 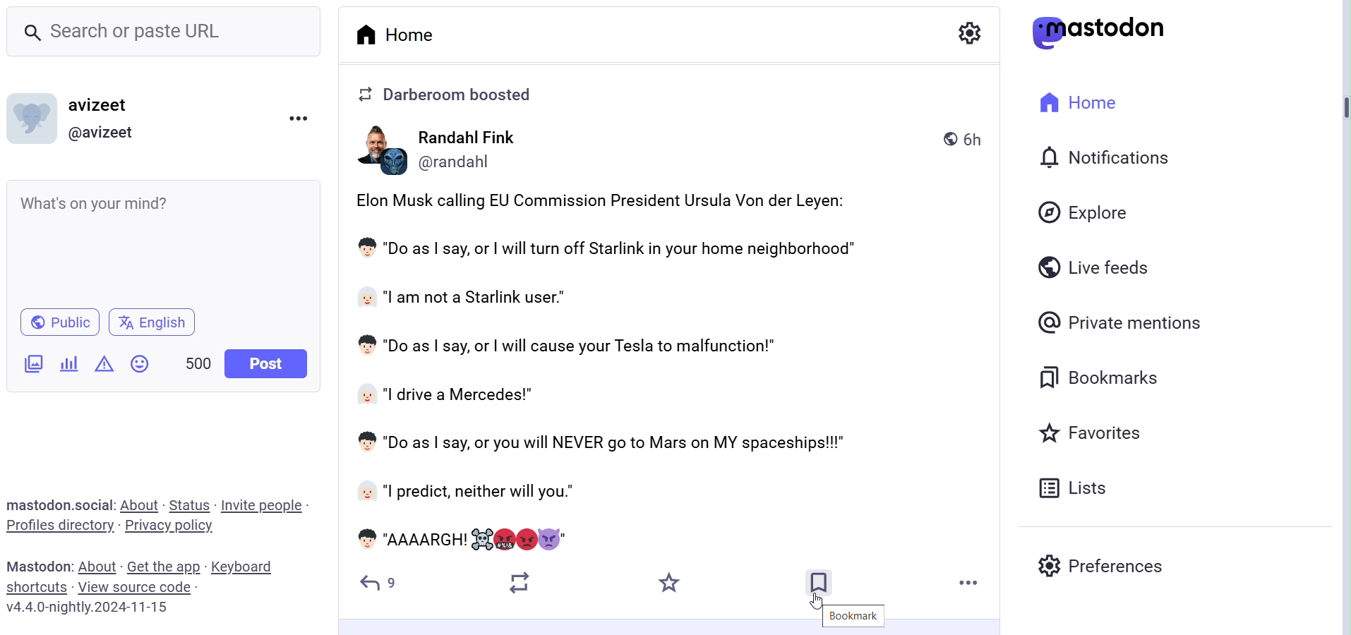 I want to click on ' "Do as | say, or | will cause your Tesla to malfunction!”, so click(x=566, y=348).